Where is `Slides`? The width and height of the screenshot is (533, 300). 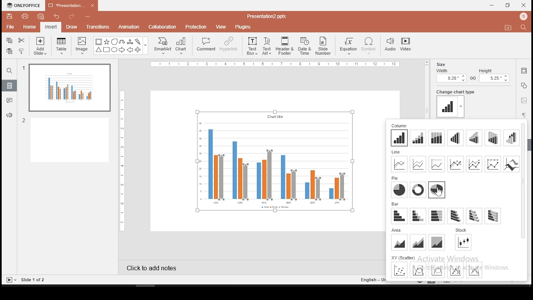 Slides is located at coordinates (26, 280).